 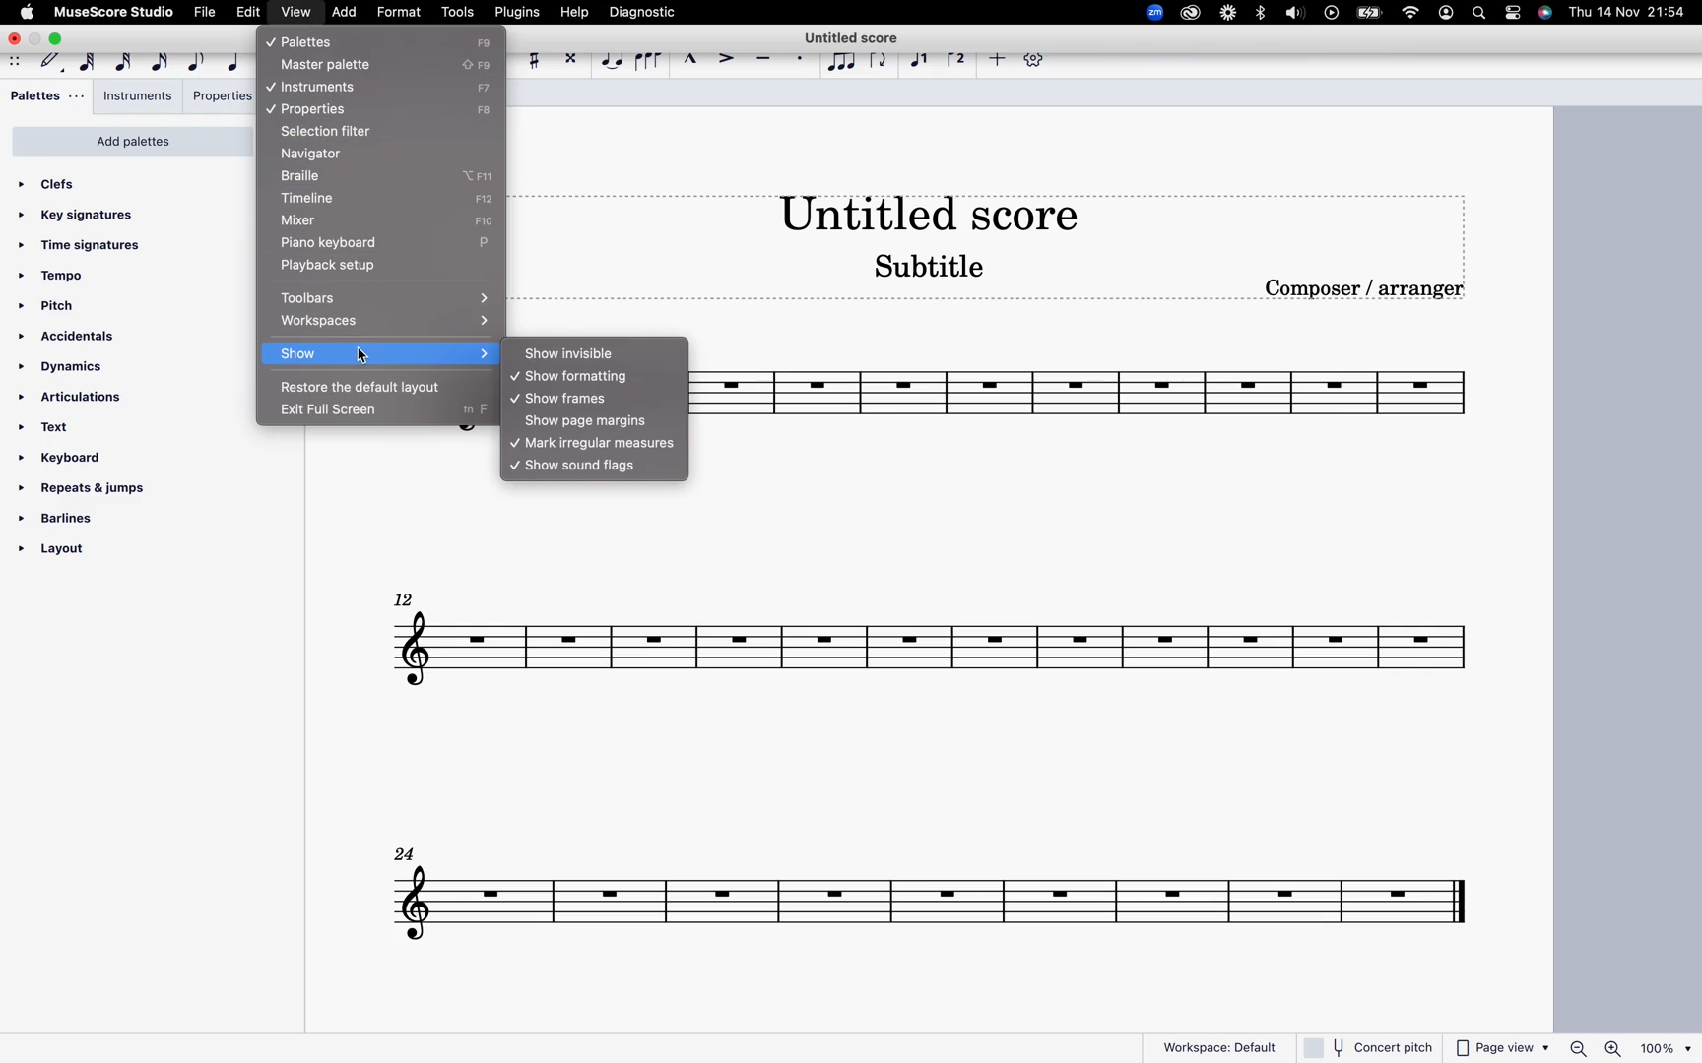 I want to click on instruments, so click(x=136, y=97).